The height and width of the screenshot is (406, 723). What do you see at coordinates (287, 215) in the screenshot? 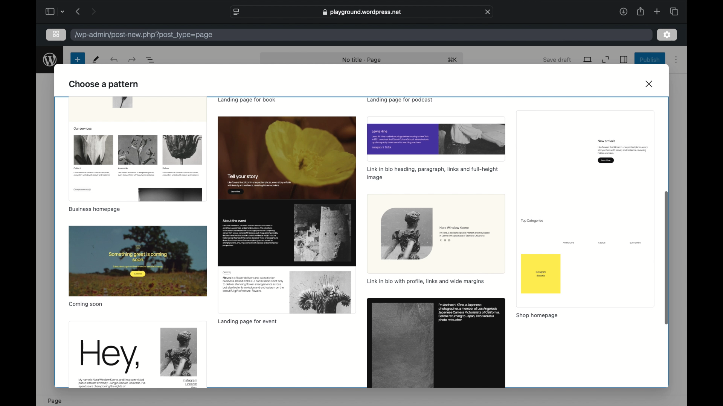
I see `preview` at bounding box center [287, 215].